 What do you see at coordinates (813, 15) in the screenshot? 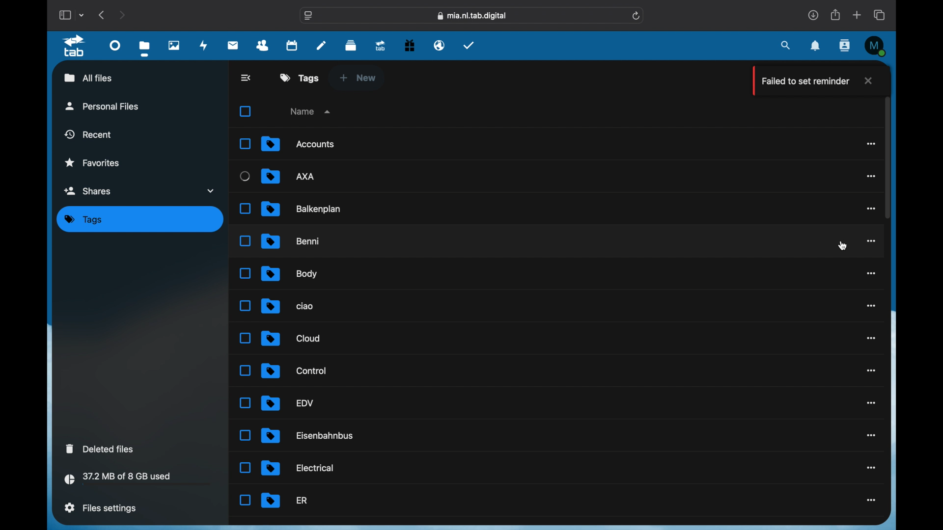
I see `downloads` at bounding box center [813, 15].